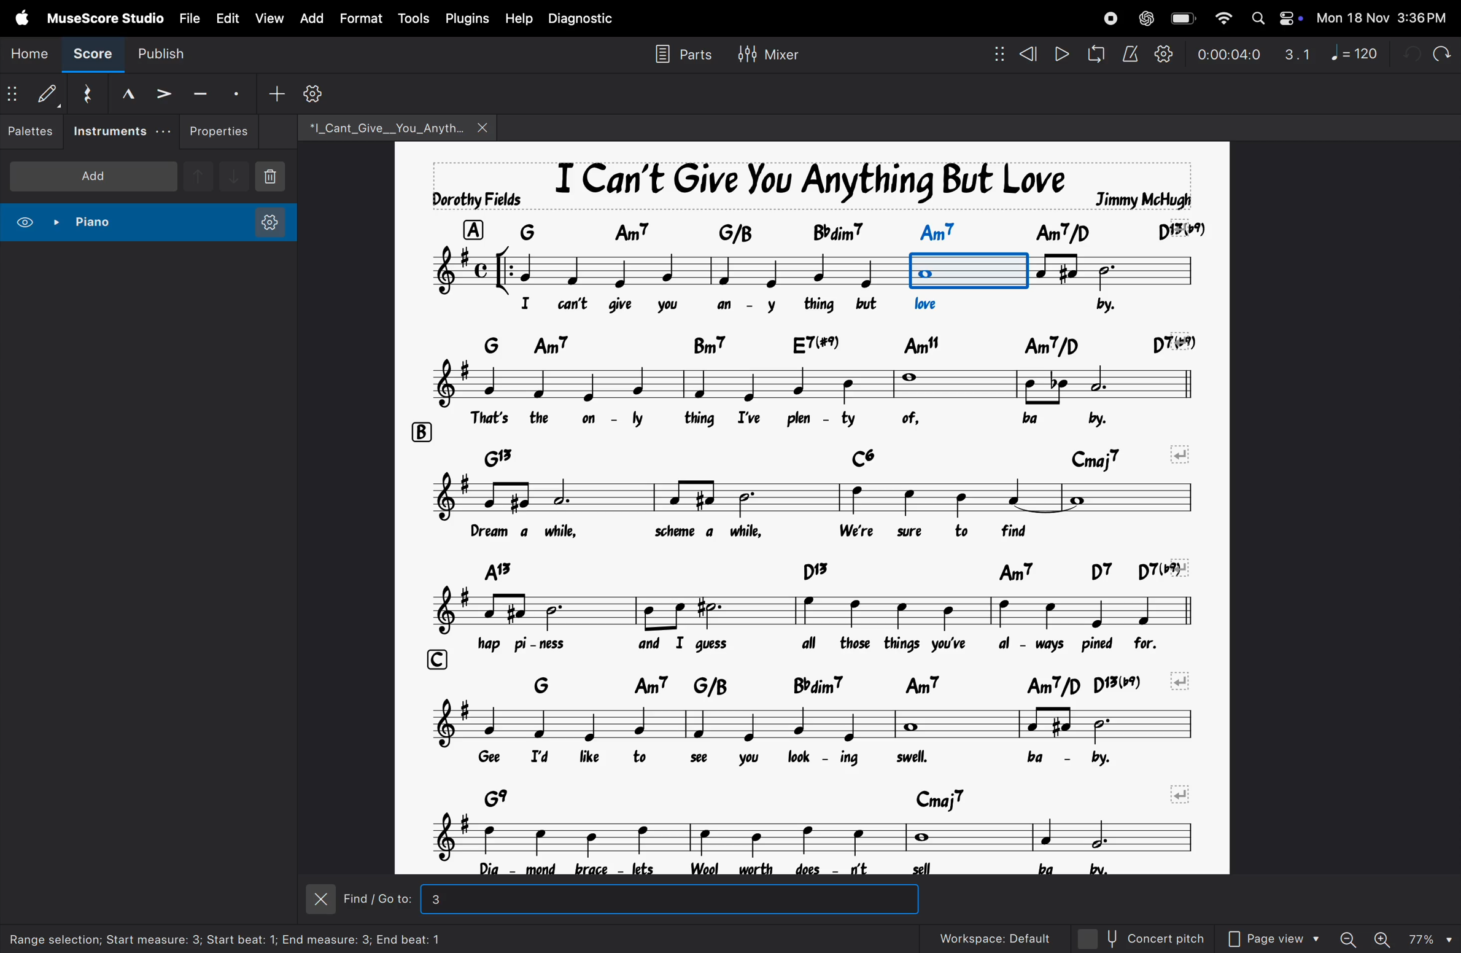  Describe the element at coordinates (33, 131) in the screenshot. I see `palettes` at that location.